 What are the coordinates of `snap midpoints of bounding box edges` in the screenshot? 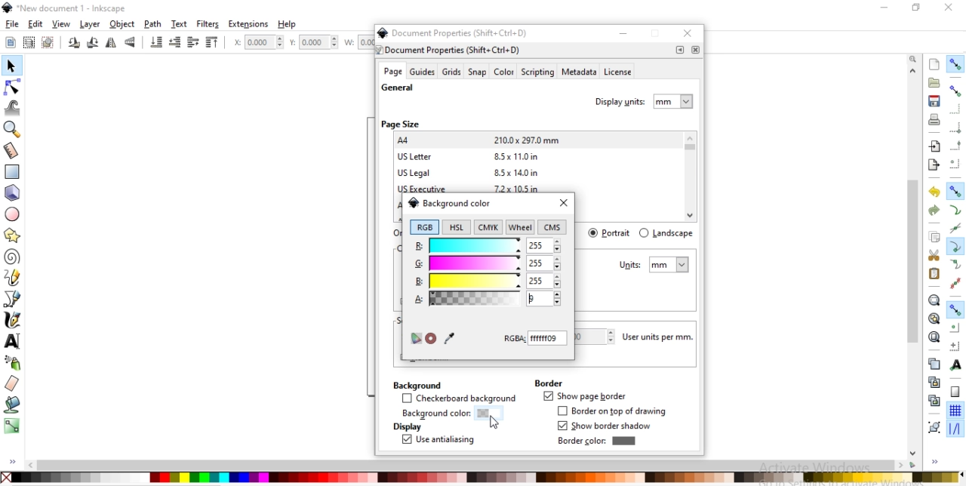 It's located at (956, 146).